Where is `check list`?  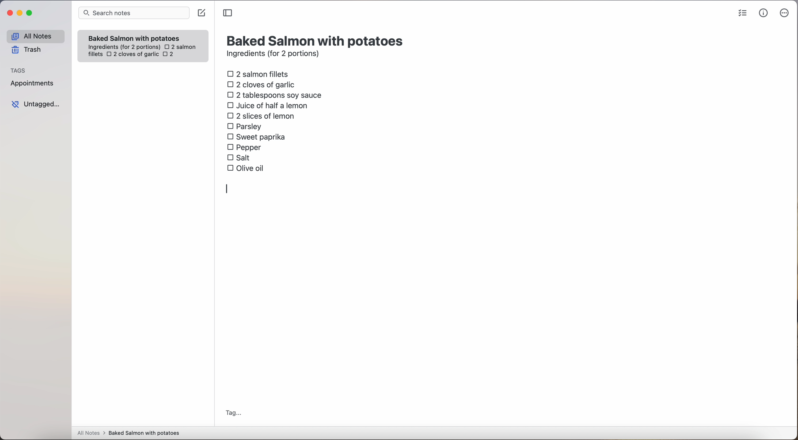 check list is located at coordinates (743, 13).